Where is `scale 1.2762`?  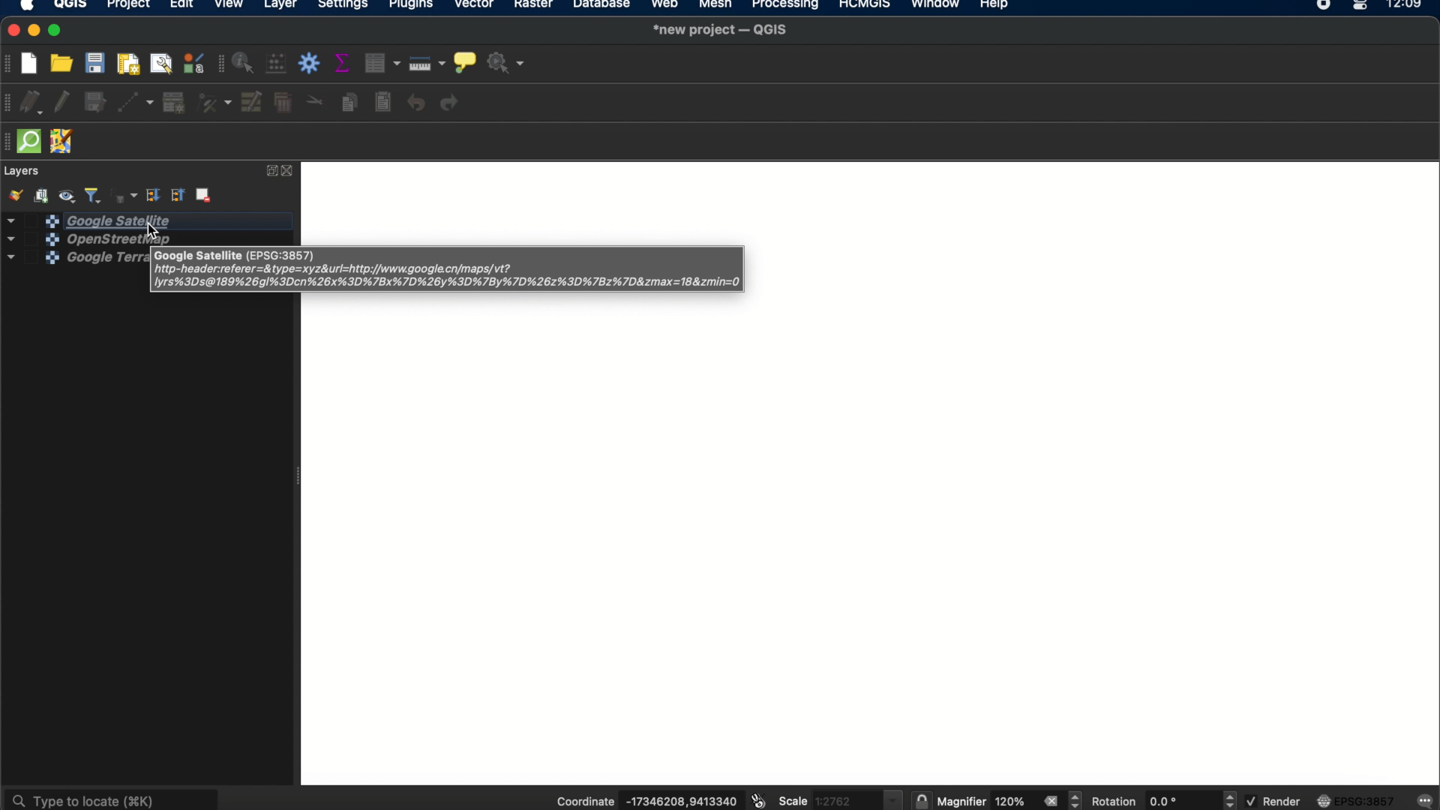
scale 1.2762 is located at coordinates (839, 798).